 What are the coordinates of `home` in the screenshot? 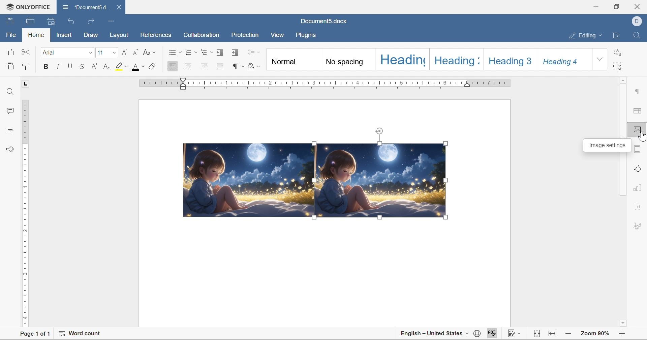 It's located at (35, 34).